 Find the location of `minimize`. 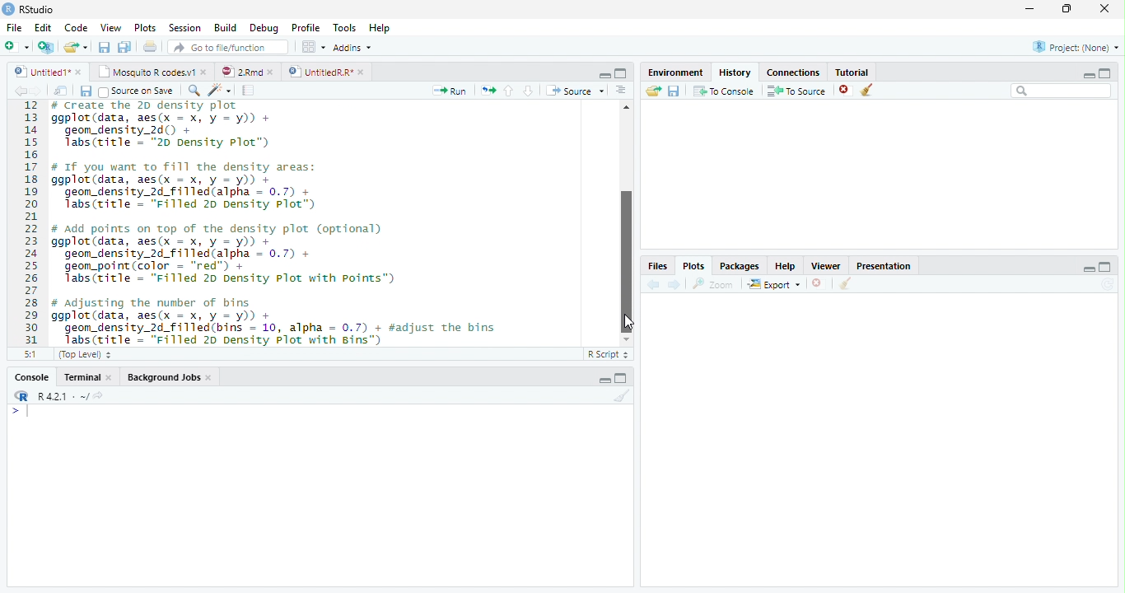

minimize is located at coordinates (605, 76).